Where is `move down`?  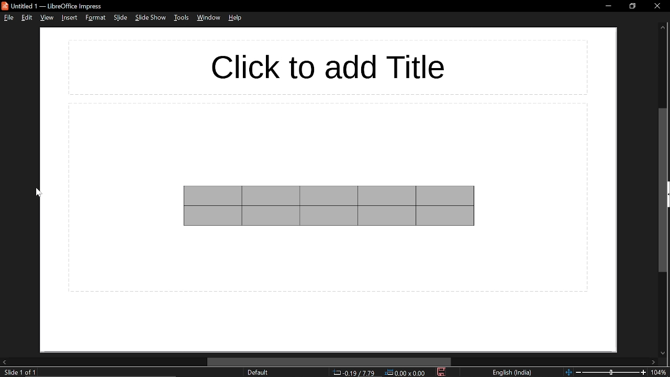 move down is located at coordinates (661, 353).